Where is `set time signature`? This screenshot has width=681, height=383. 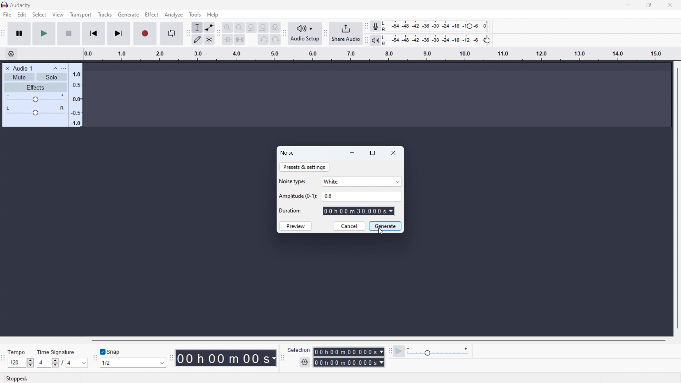 set time signature is located at coordinates (62, 363).